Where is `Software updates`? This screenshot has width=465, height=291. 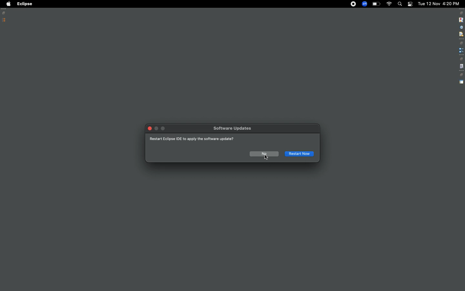
Software updates is located at coordinates (233, 129).